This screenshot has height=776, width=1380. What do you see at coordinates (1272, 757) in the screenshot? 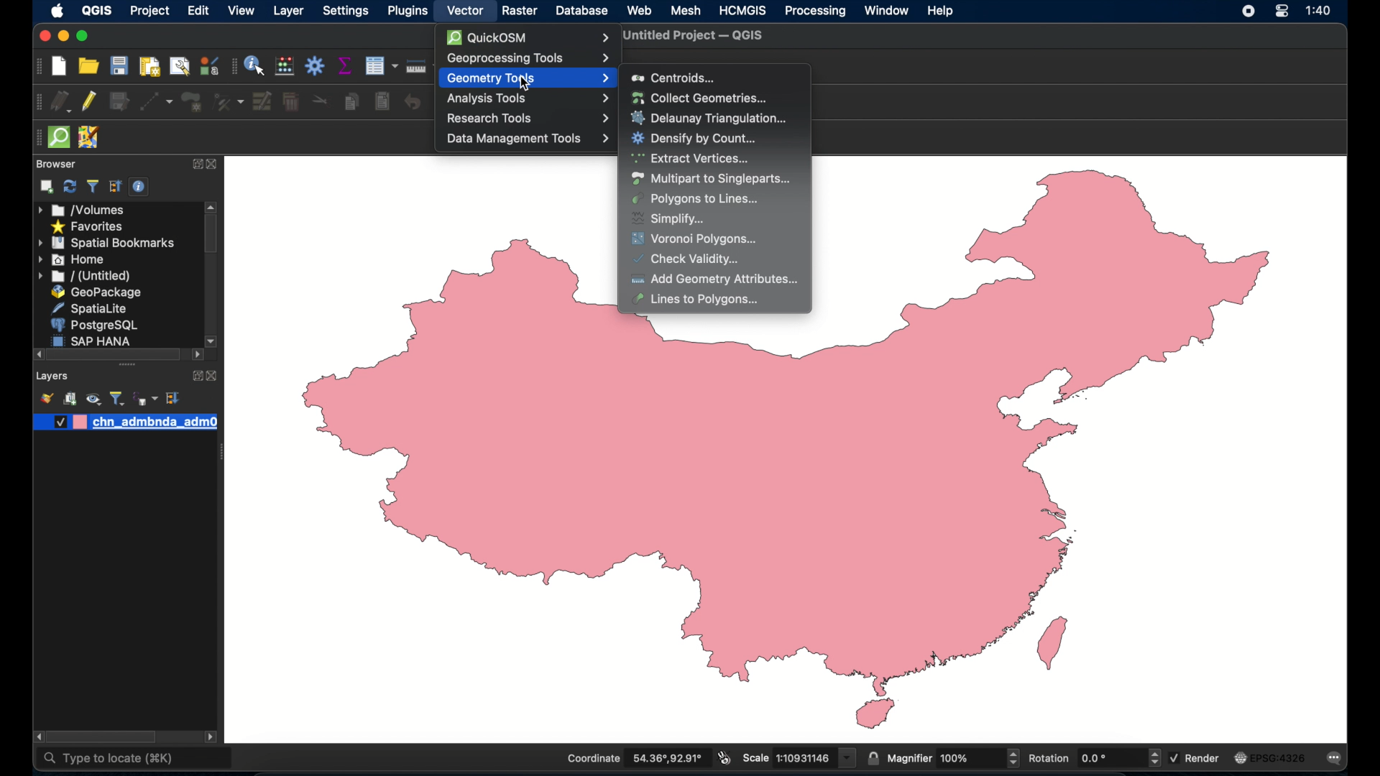
I see `current crs` at bounding box center [1272, 757].